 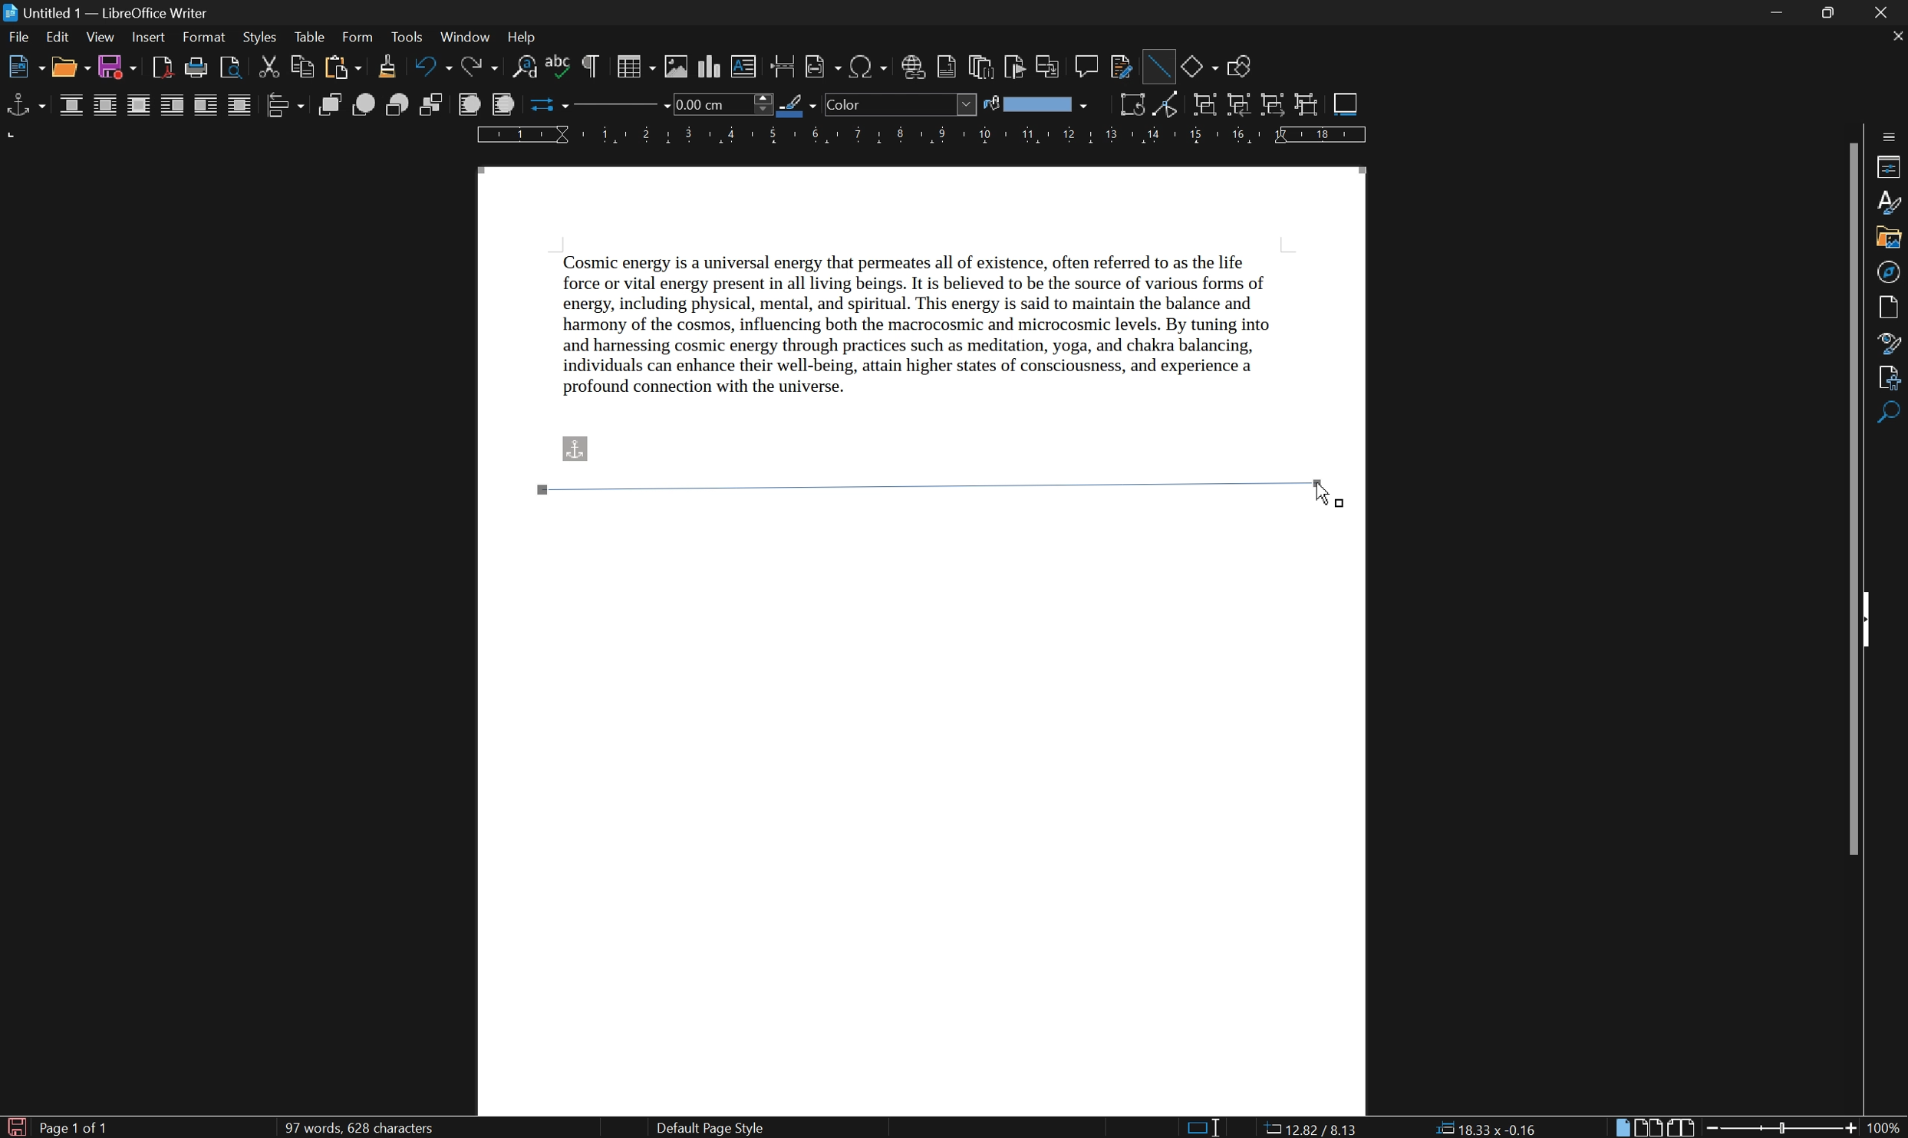 I want to click on find, so click(x=1891, y=448).